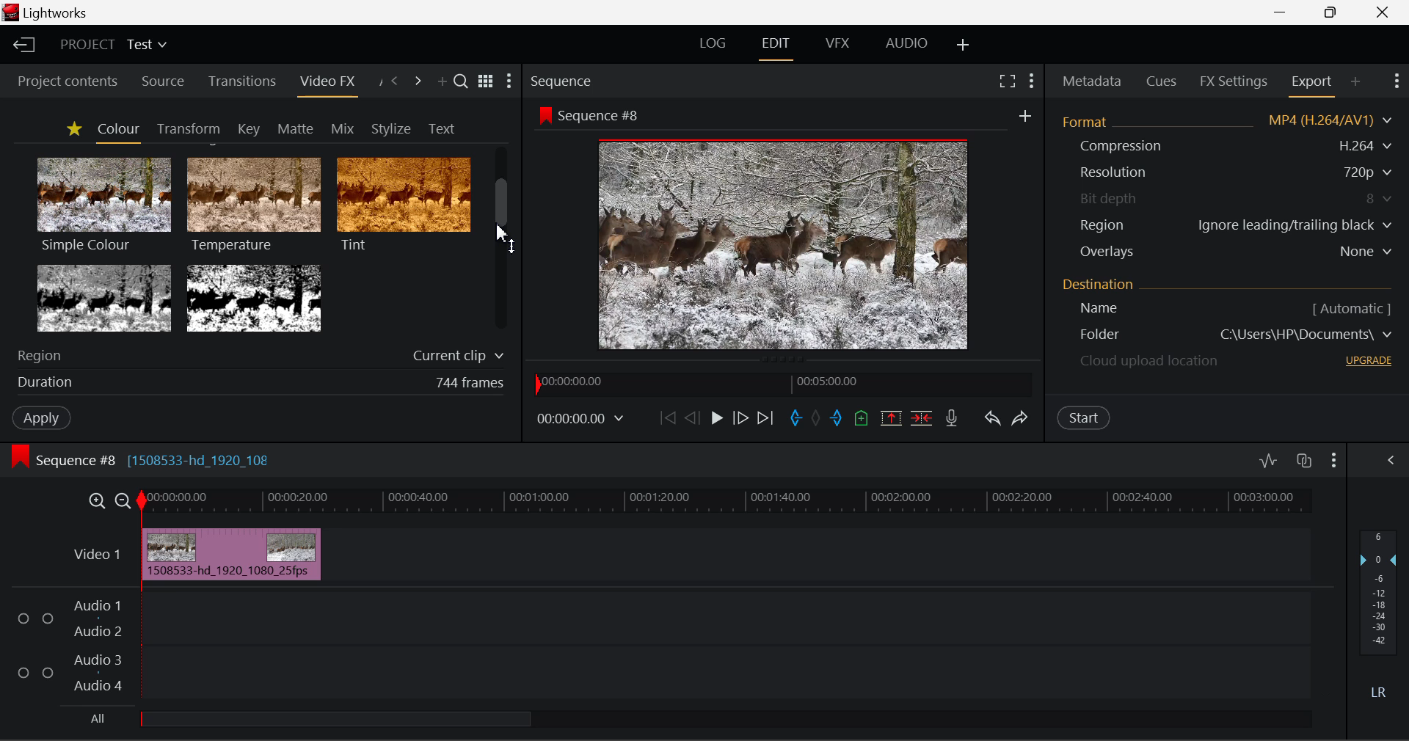  Describe the element at coordinates (1023, 418) in the screenshot. I see `Redo` at that location.